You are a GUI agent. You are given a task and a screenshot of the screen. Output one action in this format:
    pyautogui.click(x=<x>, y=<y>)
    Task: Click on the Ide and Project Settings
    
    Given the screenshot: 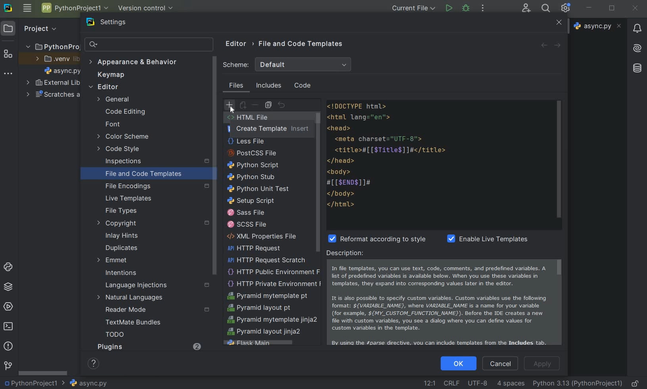 What is the action you would take?
    pyautogui.click(x=567, y=8)
    